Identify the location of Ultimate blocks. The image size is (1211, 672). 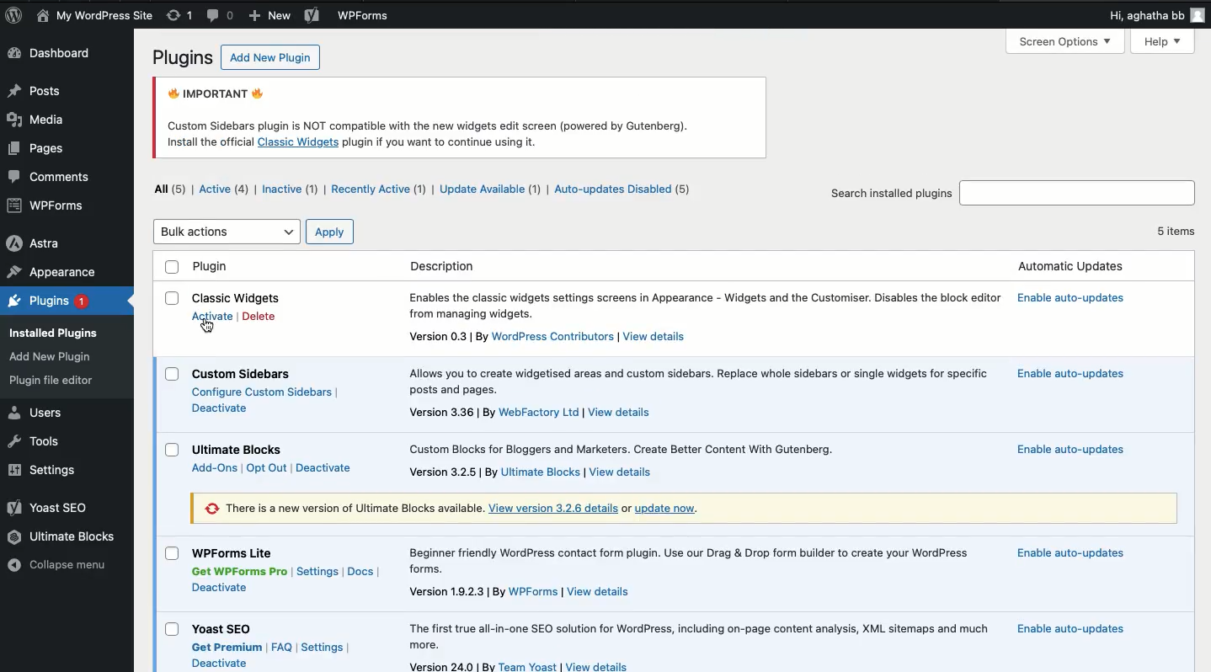
(63, 537).